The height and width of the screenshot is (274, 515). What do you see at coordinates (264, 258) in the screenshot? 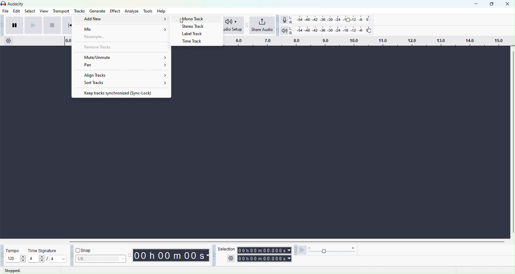
I see `Timing of track` at bounding box center [264, 258].